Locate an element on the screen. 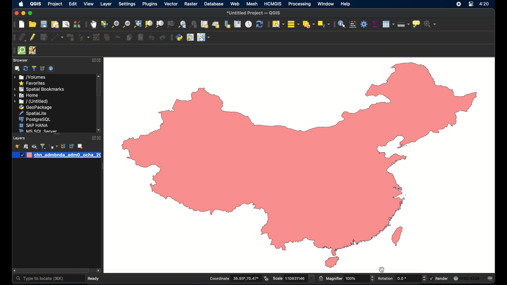  project is located at coordinates (55, 4).